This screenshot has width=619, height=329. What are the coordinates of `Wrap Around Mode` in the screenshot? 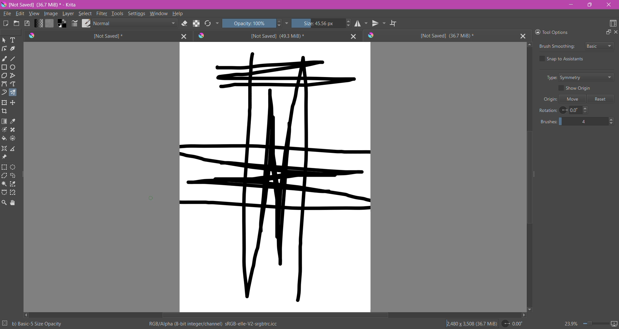 It's located at (394, 24).